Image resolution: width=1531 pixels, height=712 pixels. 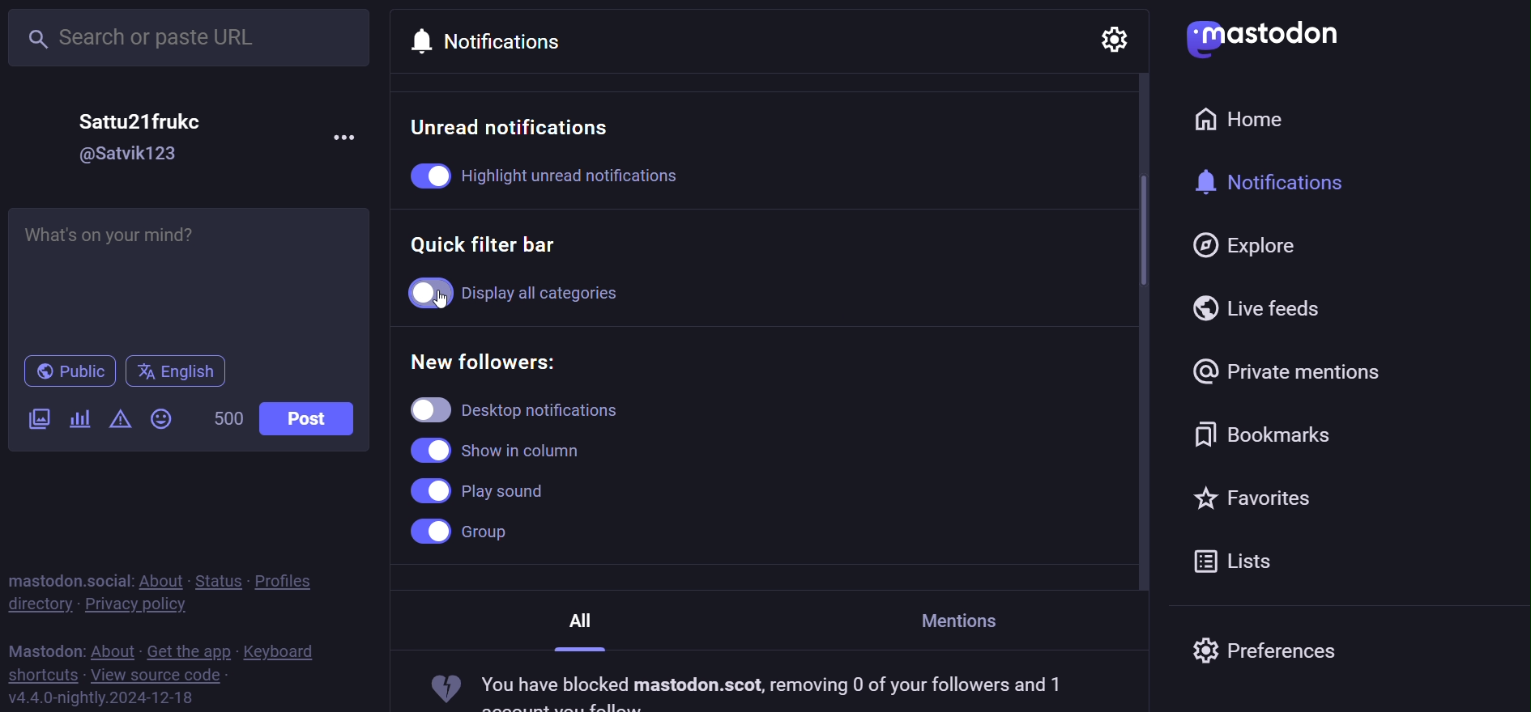 What do you see at coordinates (45, 648) in the screenshot?
I see `mastodon` at bounding box center [45, 648].